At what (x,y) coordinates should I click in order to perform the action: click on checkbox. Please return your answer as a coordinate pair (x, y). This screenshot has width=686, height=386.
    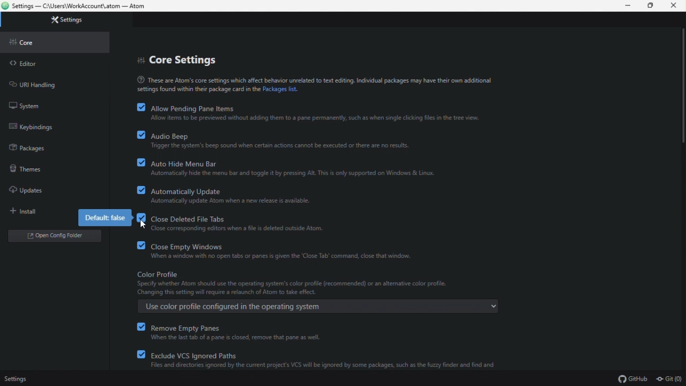
    Looking at the image, I should click on (139, 354).